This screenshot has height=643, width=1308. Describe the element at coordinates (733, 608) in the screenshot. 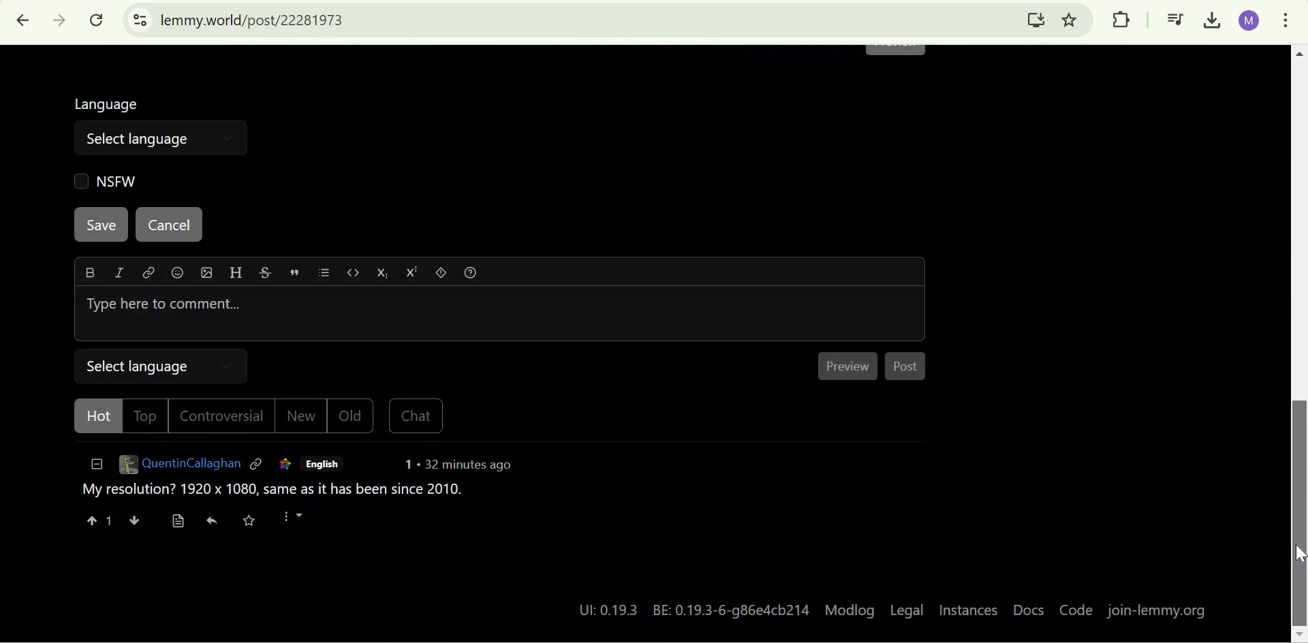

I see `BE: 0.19.3-6-g86e4cb214` at that location.